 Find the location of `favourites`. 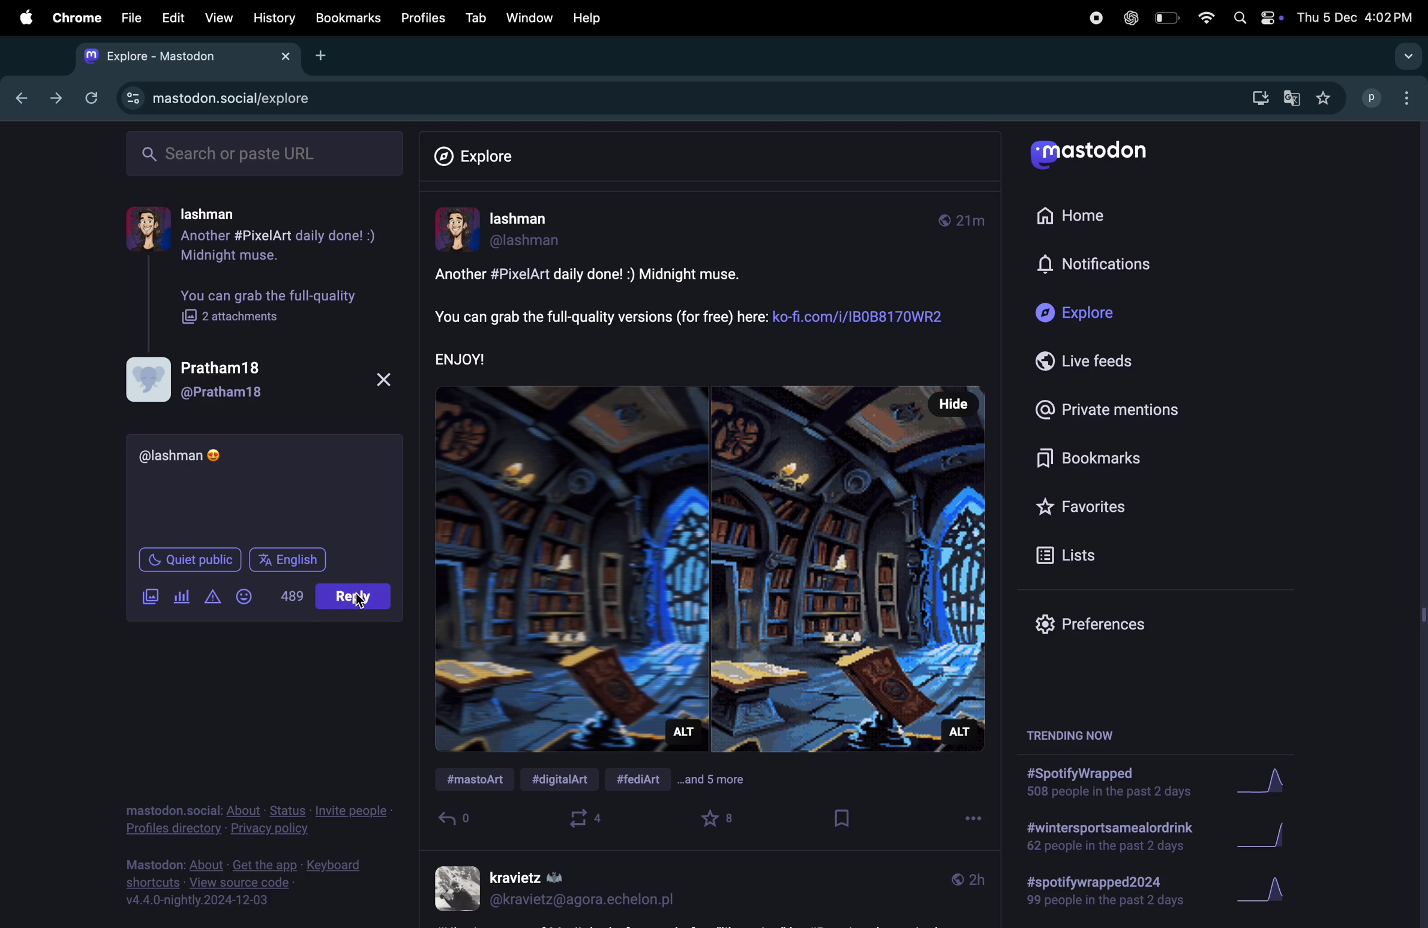

favourites is located at coordinates (721, 819).